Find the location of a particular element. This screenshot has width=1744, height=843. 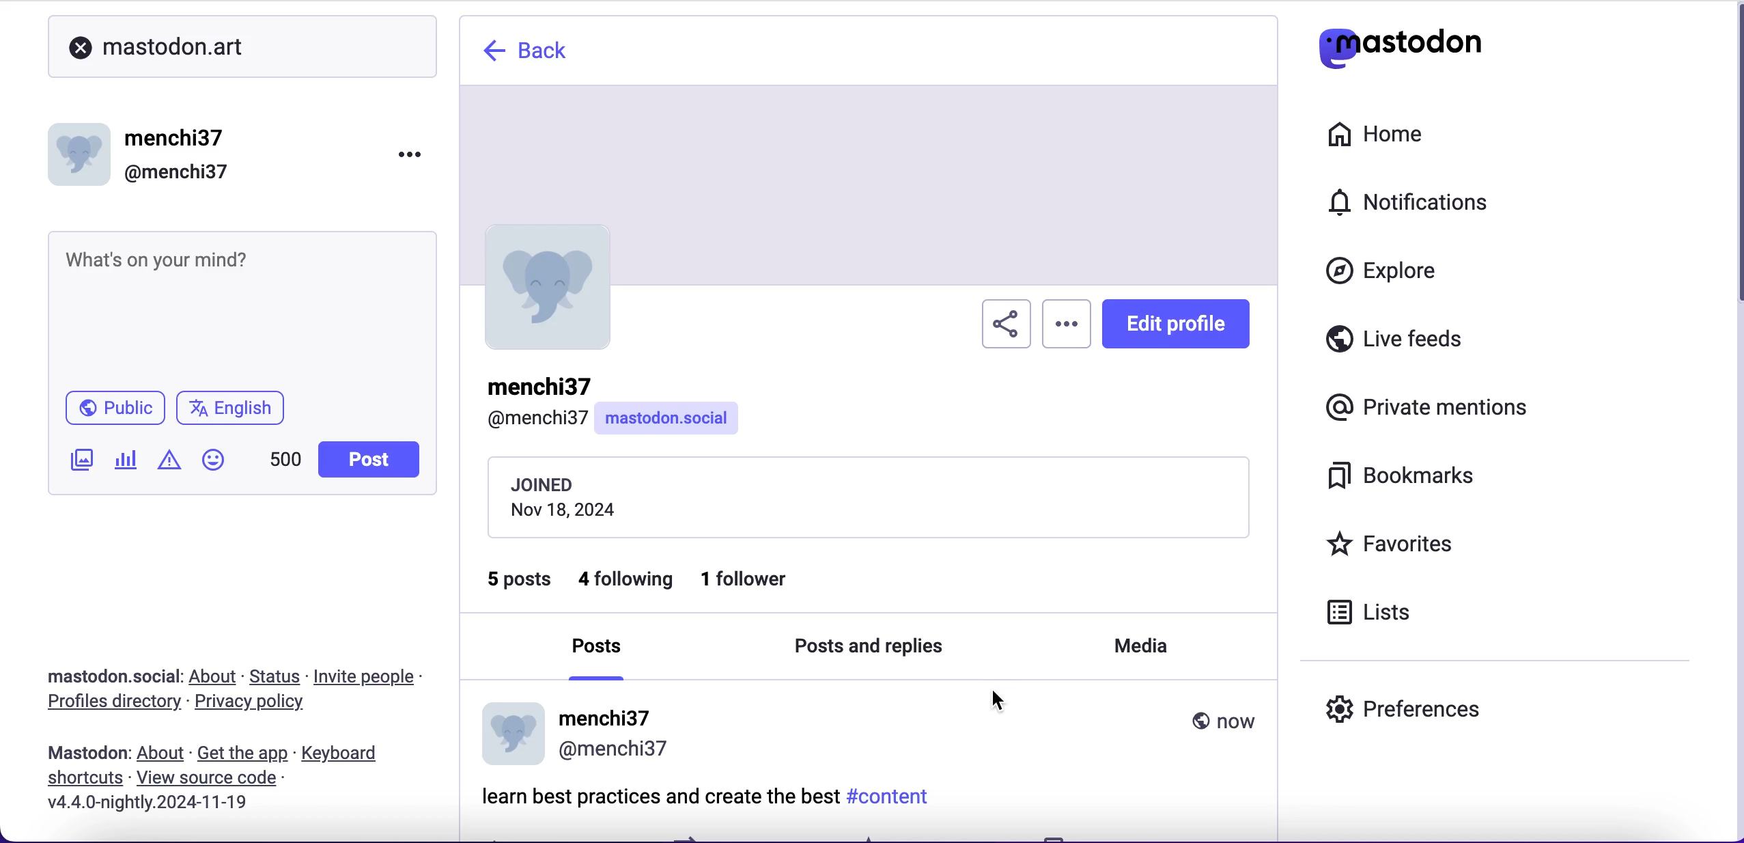

add poll is located at coordinates (126, 462).